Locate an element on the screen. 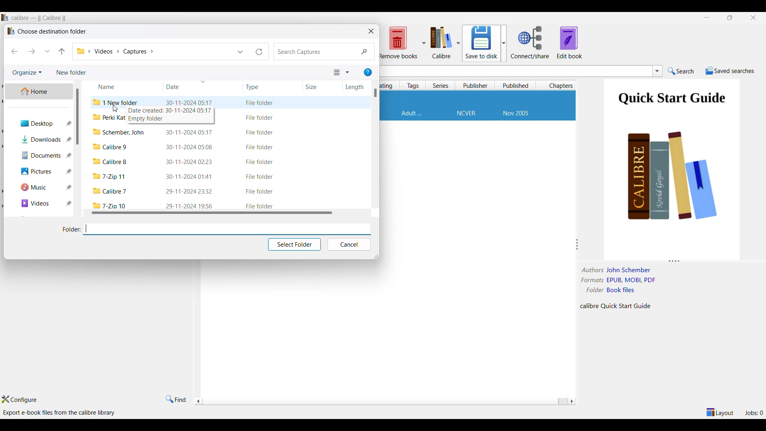 This screenshot has width=766, height=431. date is located at coordinates (189, 132).